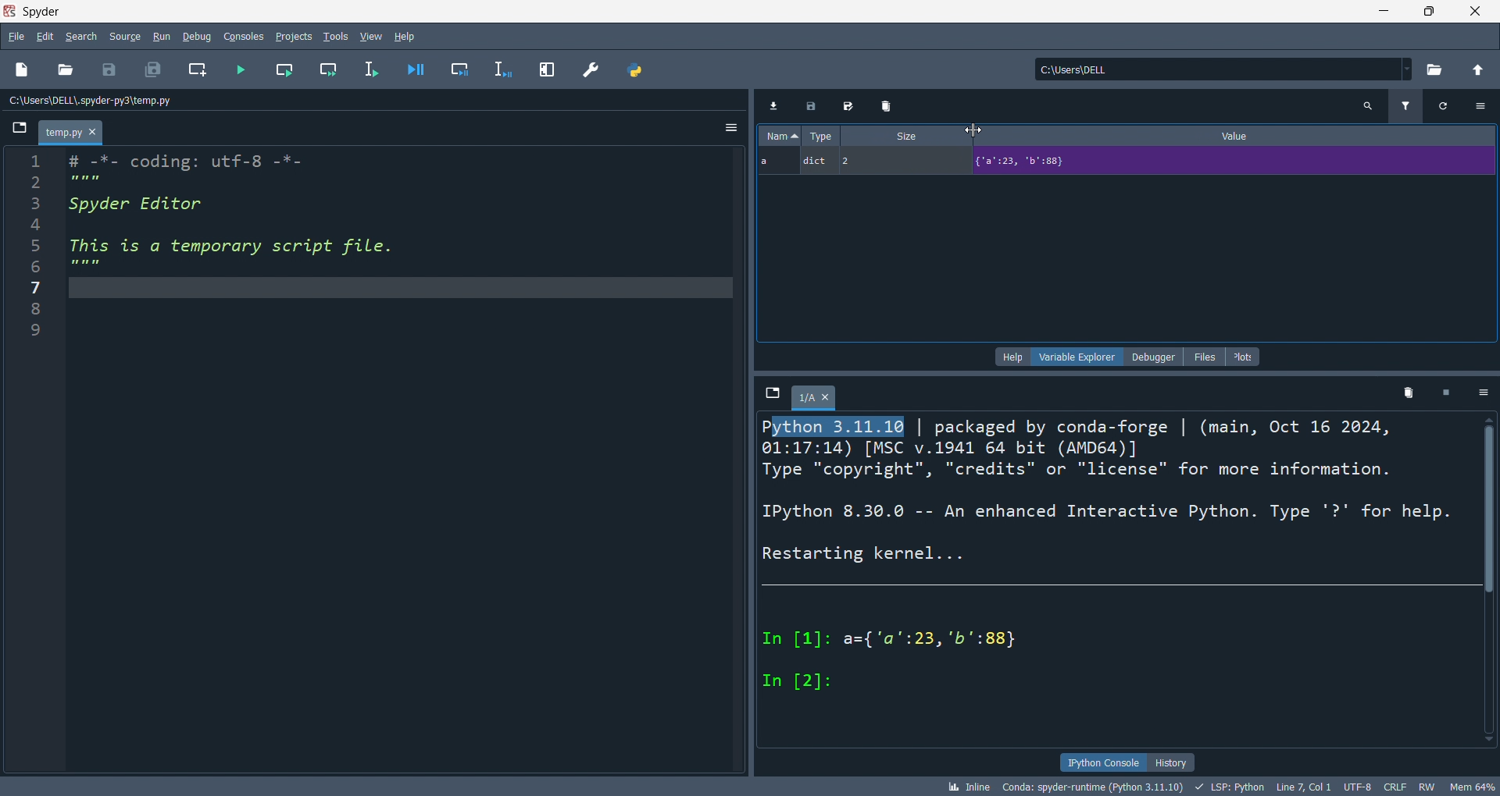 Image resolution: width=1500 pixels, height=796 pixels. Describe the element at coordinates (237, 36) in the screenshot. I see `consoles` at that location.